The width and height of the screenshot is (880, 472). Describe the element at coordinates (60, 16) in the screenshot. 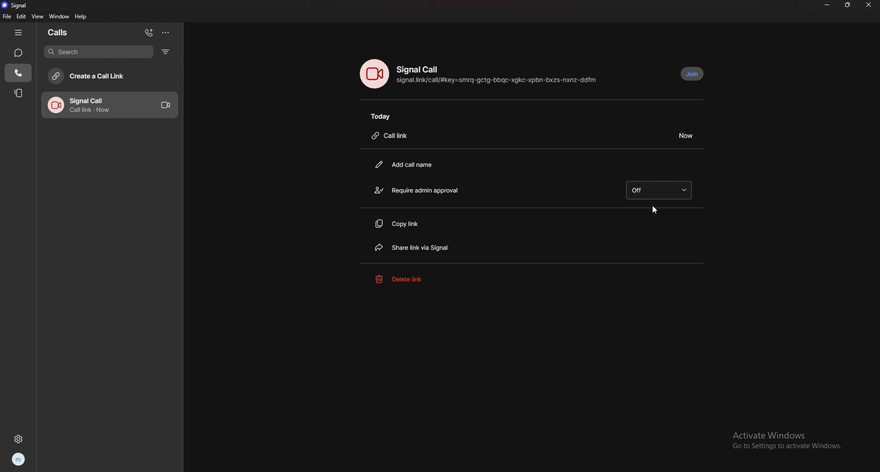

I see `window` at that location.